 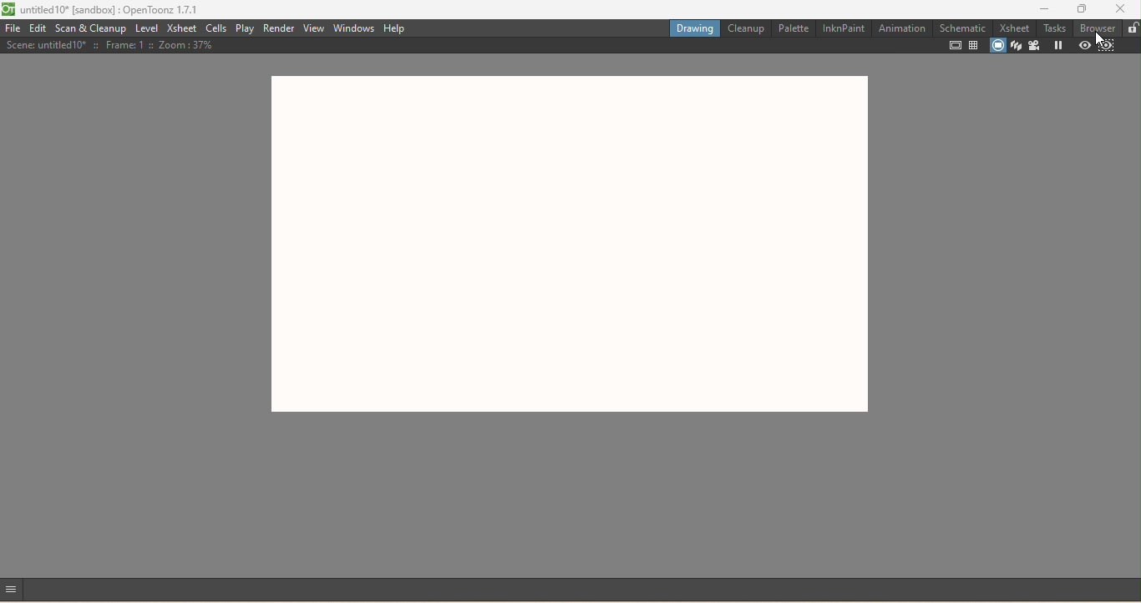 What do you see at coordinates (395, 28) in the screenshot?
I see `Help` at bounding box center [395, 28].